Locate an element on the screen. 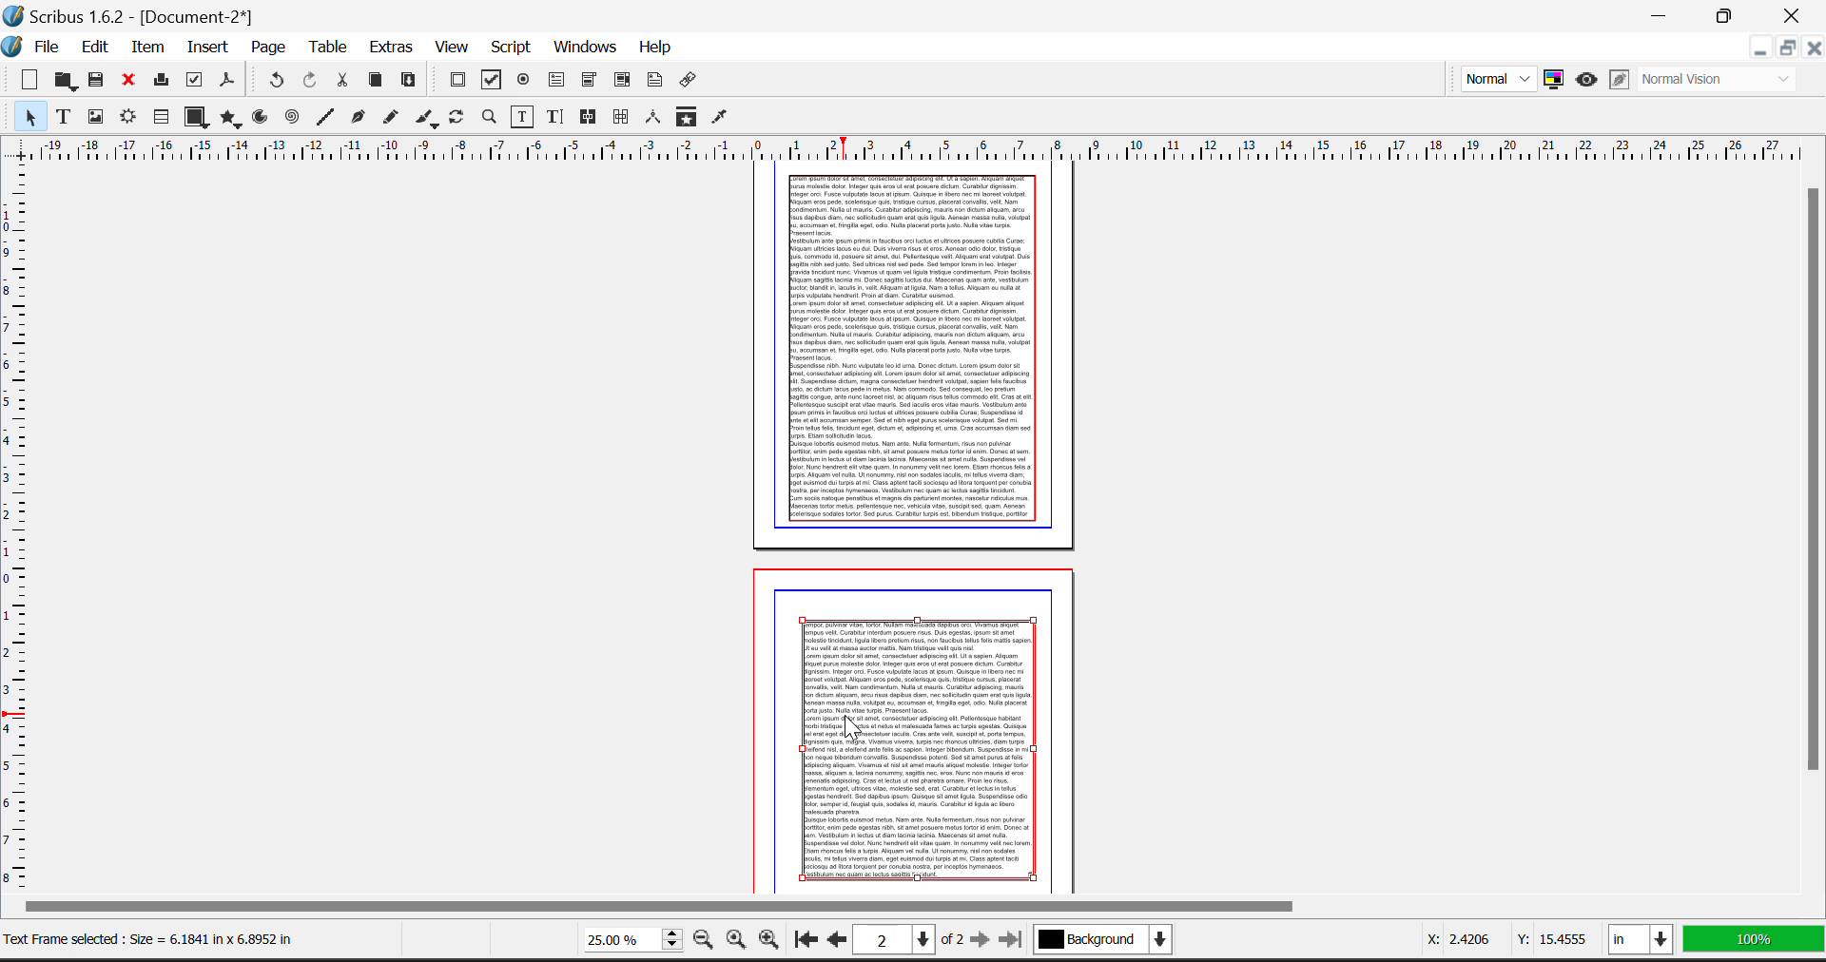  Arcs is located at coordinates (261, 118).